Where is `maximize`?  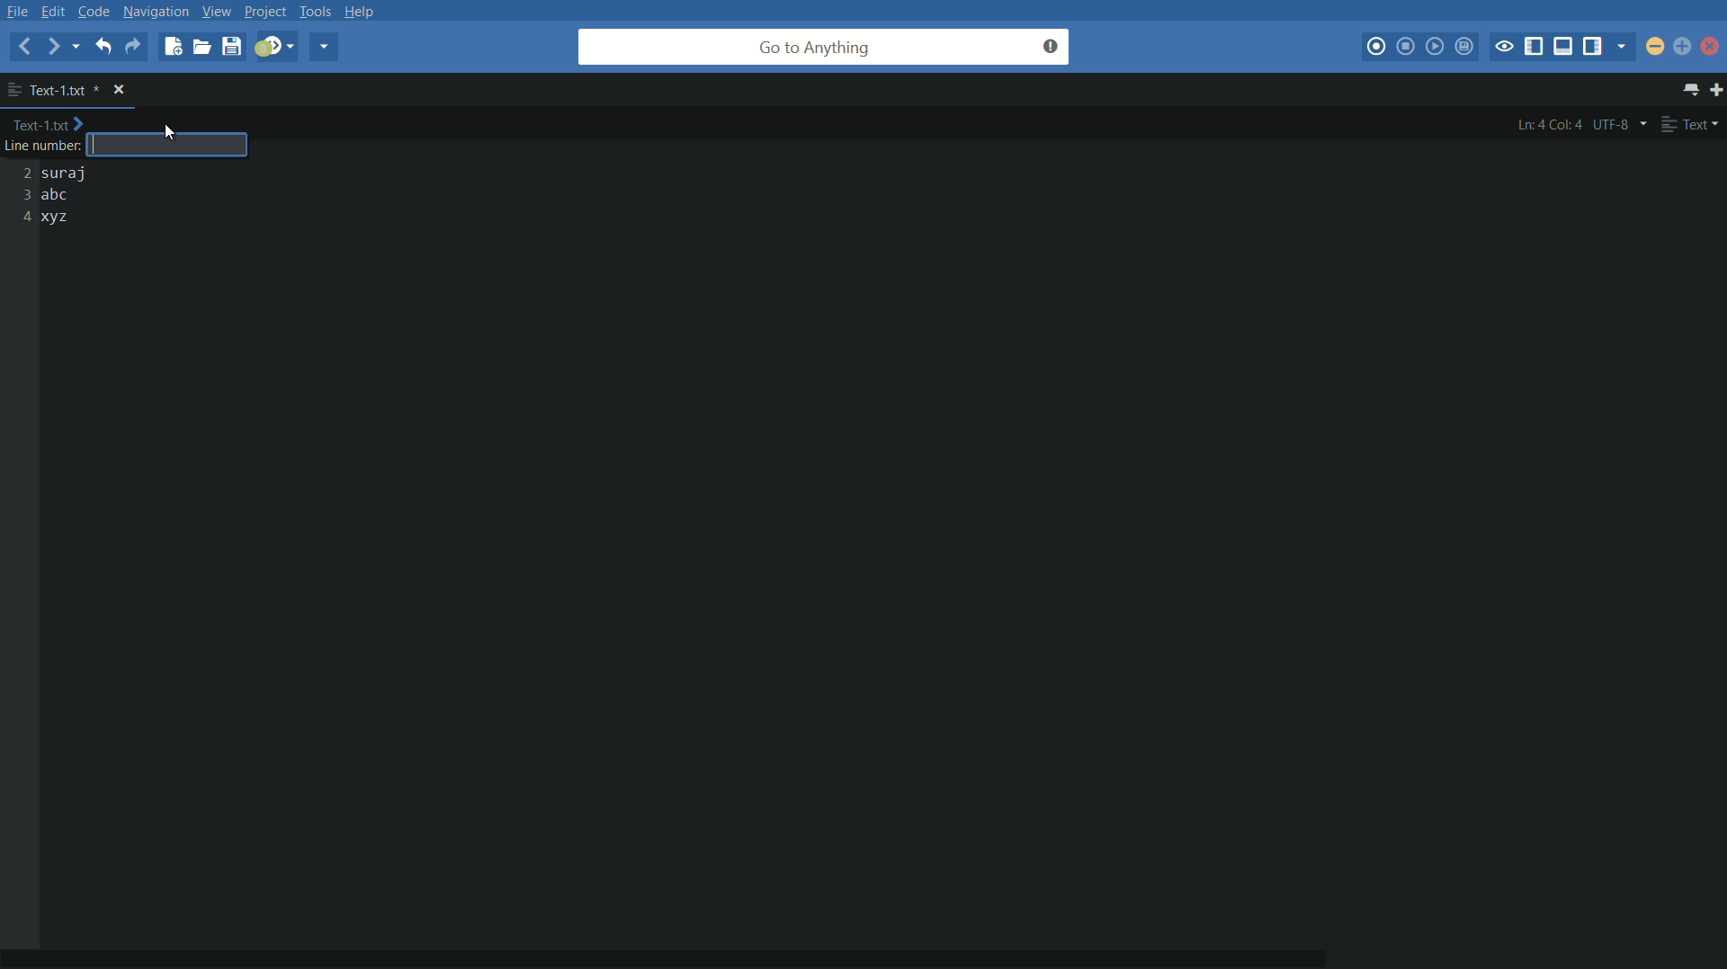 maximize is located at coordinates (1681, 47).